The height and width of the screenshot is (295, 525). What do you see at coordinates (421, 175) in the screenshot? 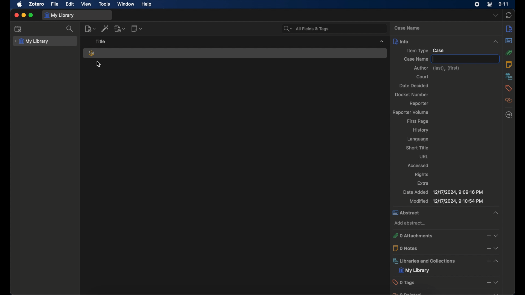
I see `rights` at bounding box center [421, 175].